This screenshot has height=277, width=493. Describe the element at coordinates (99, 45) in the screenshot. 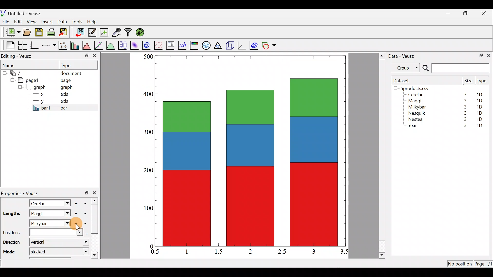

I see `Fit a function to data` at that location.